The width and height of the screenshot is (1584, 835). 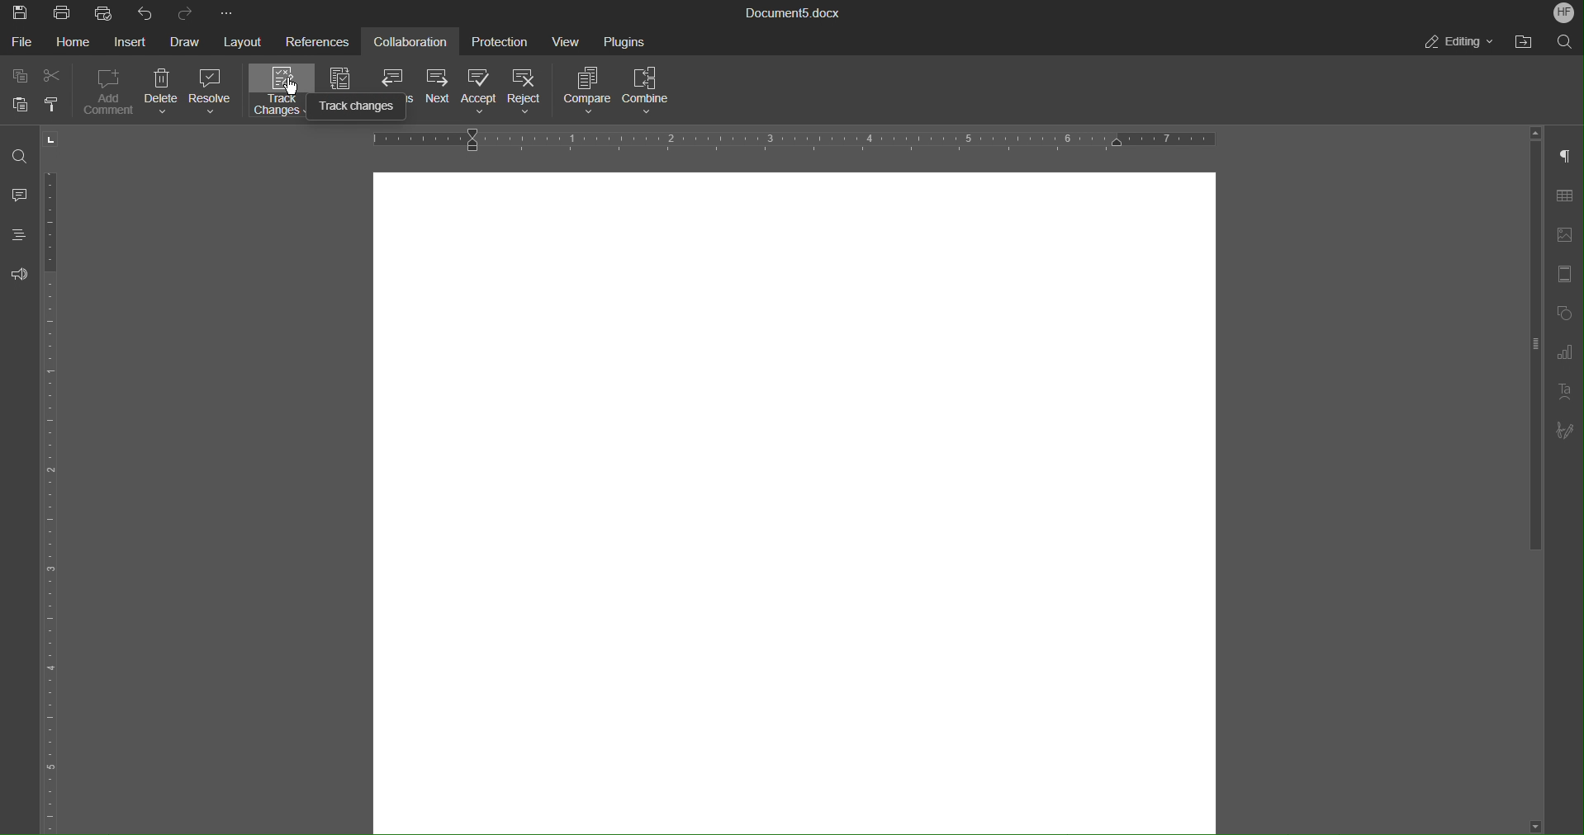 What do you see at coordinates (794, 139) in the screenshot?
I see `Horizontal Ruler` at bounding box center [794, 139].